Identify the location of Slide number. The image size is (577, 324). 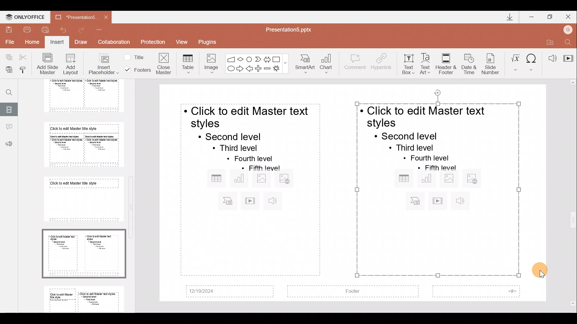
(492, 63).